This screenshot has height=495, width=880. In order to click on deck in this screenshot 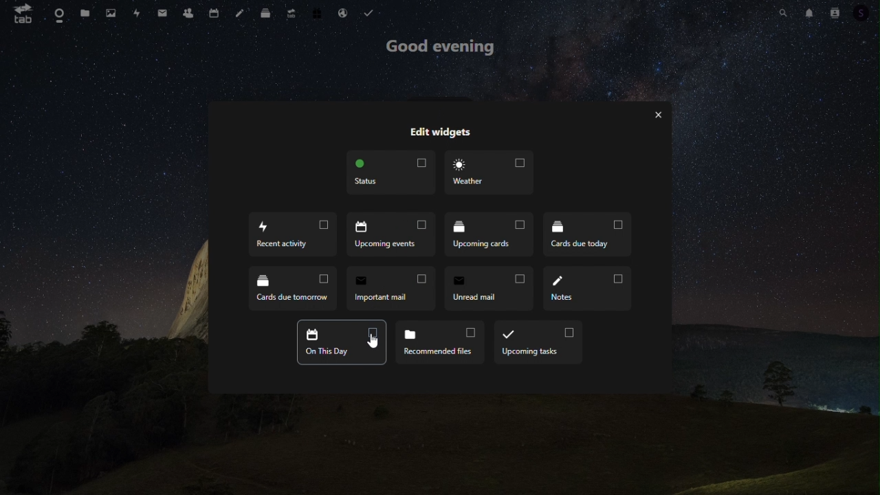, I will do `click(268, 13)`.